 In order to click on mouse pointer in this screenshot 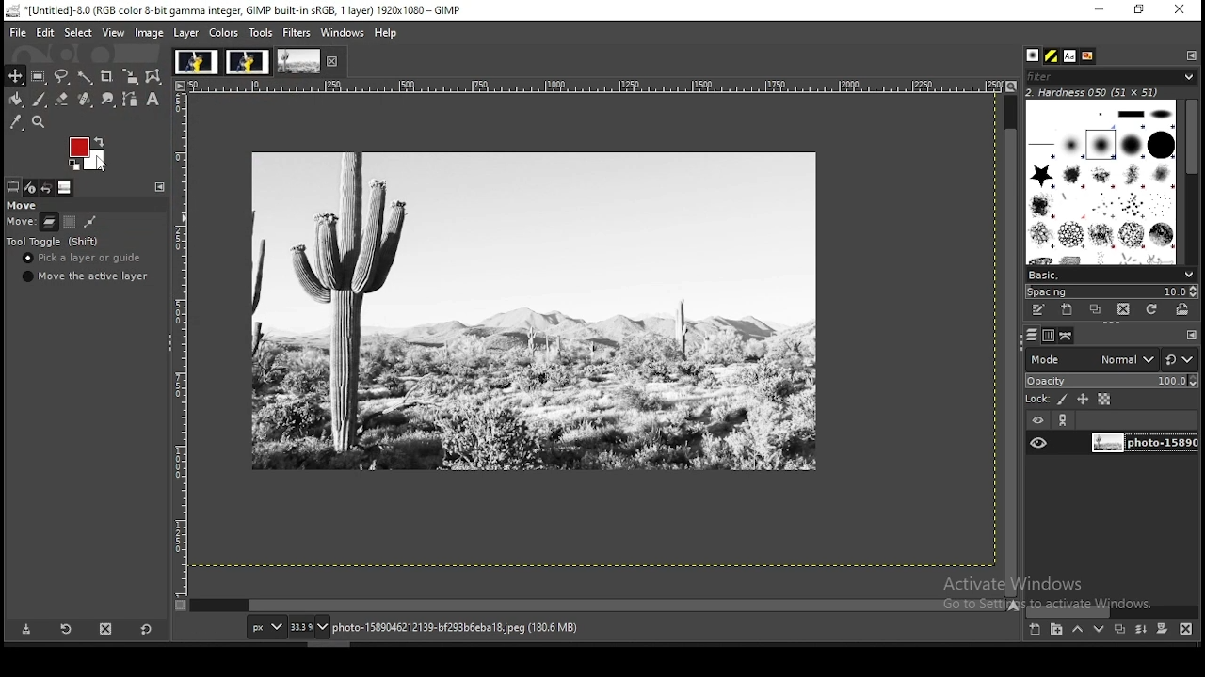, I will do `click(101, 160)`.